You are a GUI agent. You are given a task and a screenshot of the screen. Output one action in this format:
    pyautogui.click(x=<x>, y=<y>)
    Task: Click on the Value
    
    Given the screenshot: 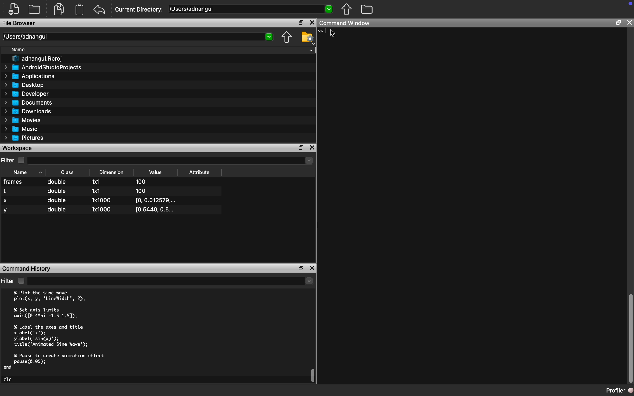 What is the action you would take?
    pyautogui.click(x=155, y=172)
    